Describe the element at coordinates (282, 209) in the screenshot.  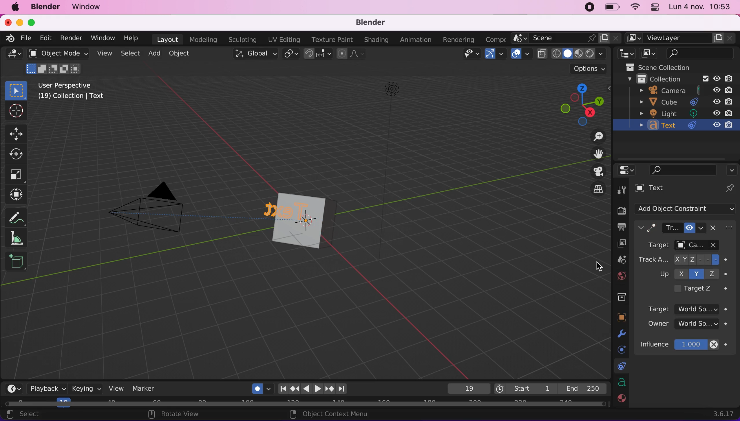
I see `text ` at that location.